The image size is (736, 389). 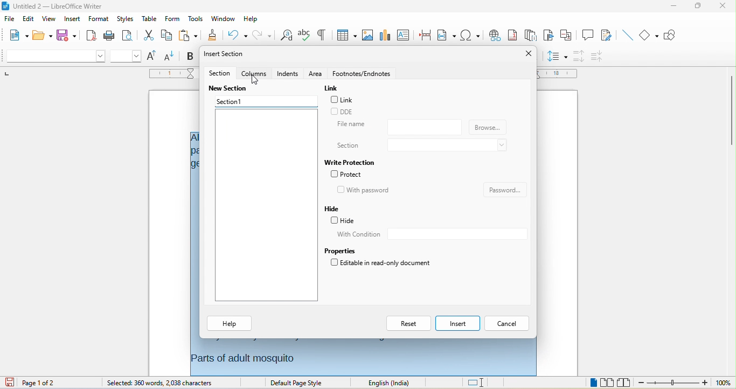 What do you see at coordinates (126, 57) in the screenshot?
I see `font size` at bounding box center [126, 57].